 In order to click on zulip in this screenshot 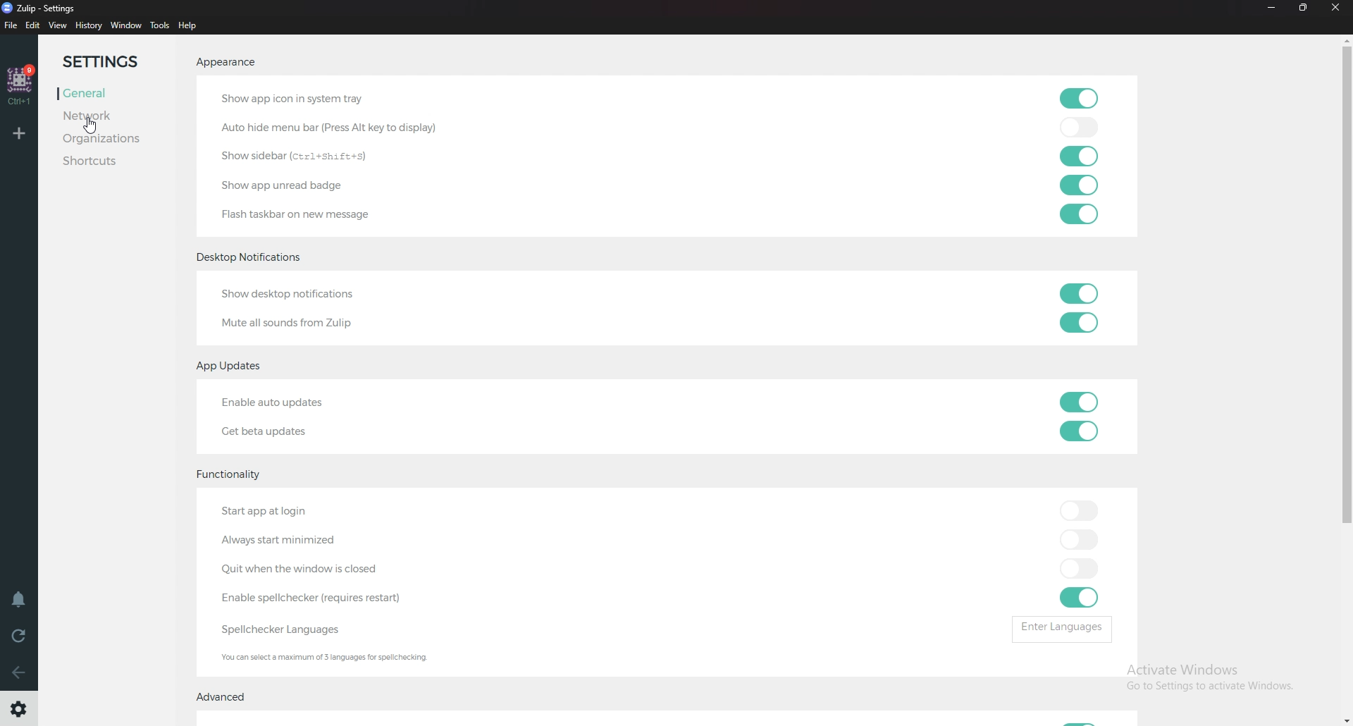, I will do `click(44, 8)`.